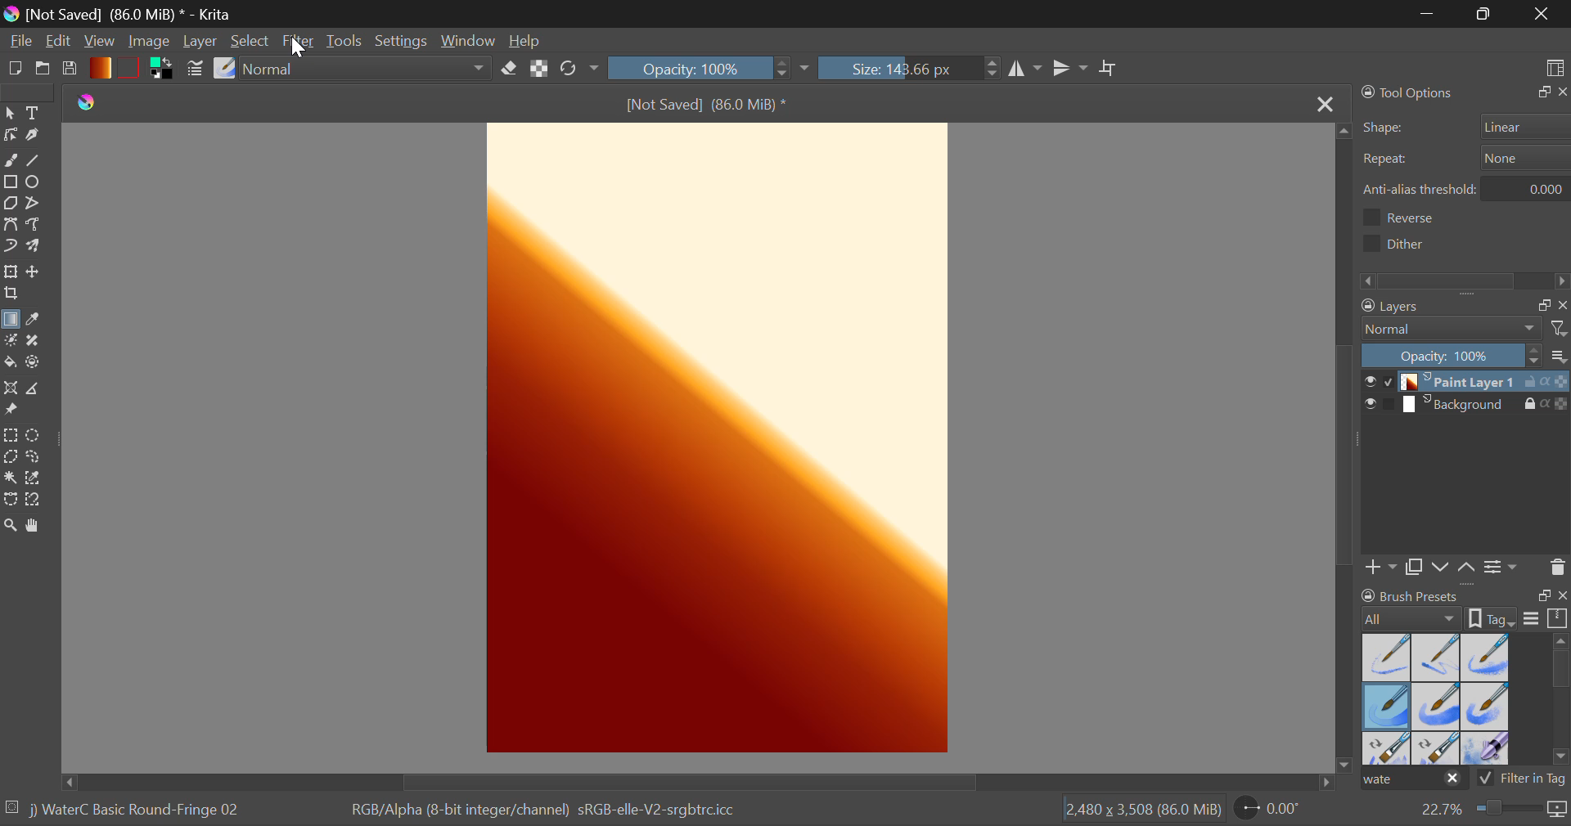 This screenshot has height=826, width=1571. I want to click on Same Color Selection, so click(38, 480).